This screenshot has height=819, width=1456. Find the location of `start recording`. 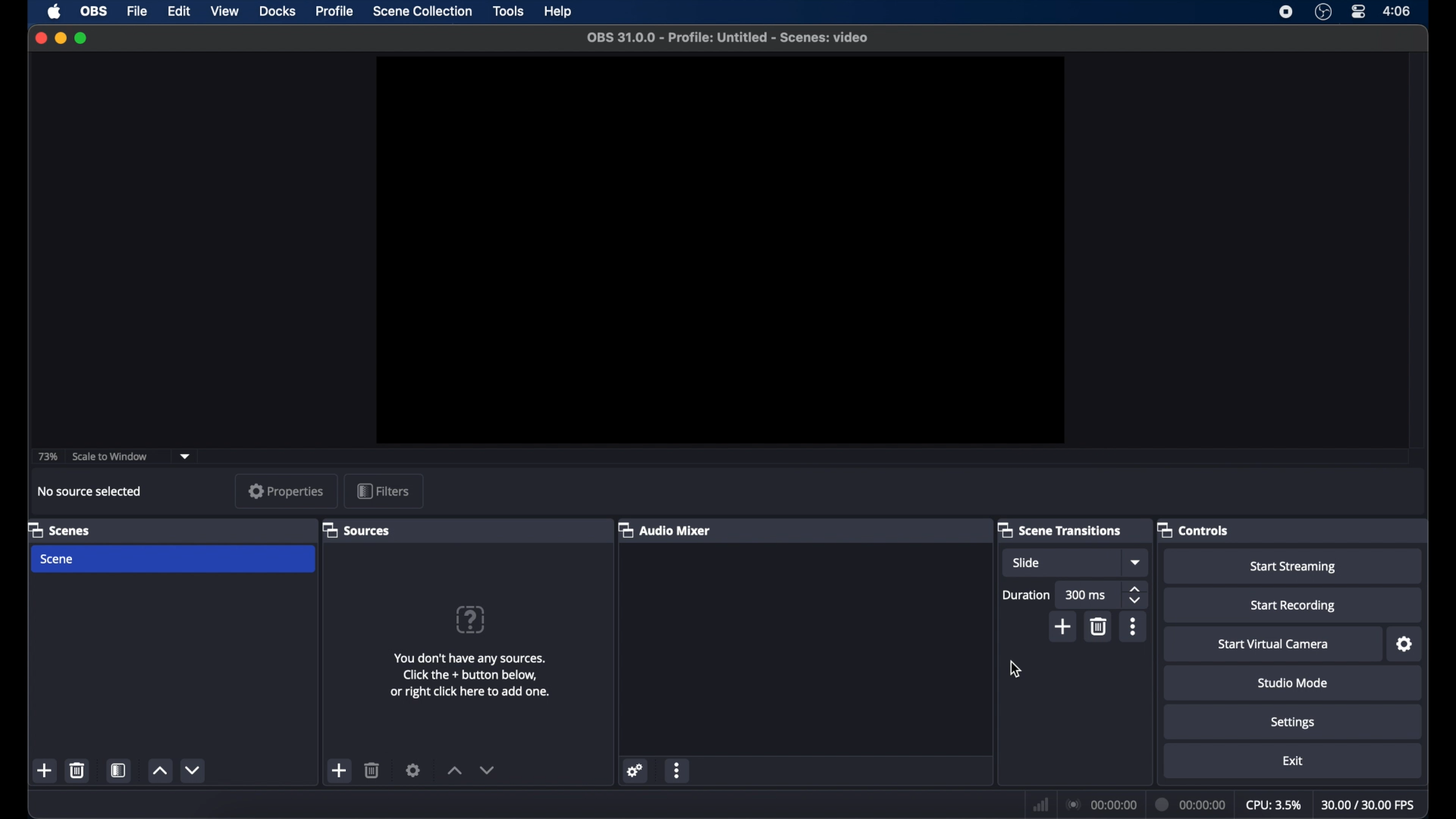

start recording is located at coordinates (1293, 606).